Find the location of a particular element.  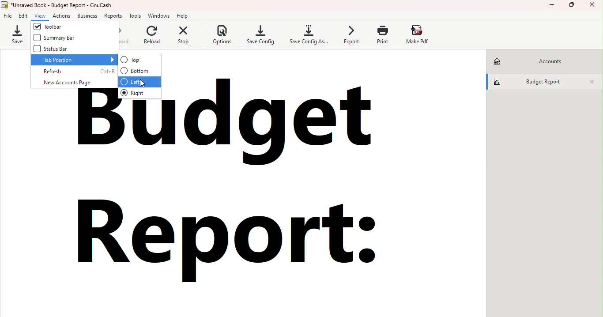

Tools is located at coordinates (136, 16).